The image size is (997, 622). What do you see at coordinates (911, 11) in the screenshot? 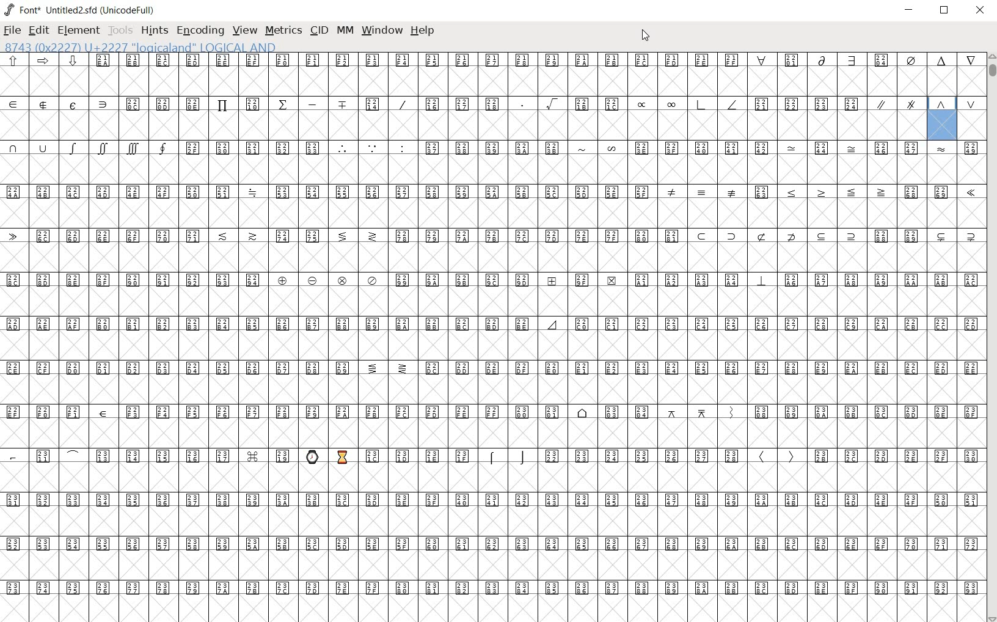
I see `minimize` at bounding box center [911, 11].